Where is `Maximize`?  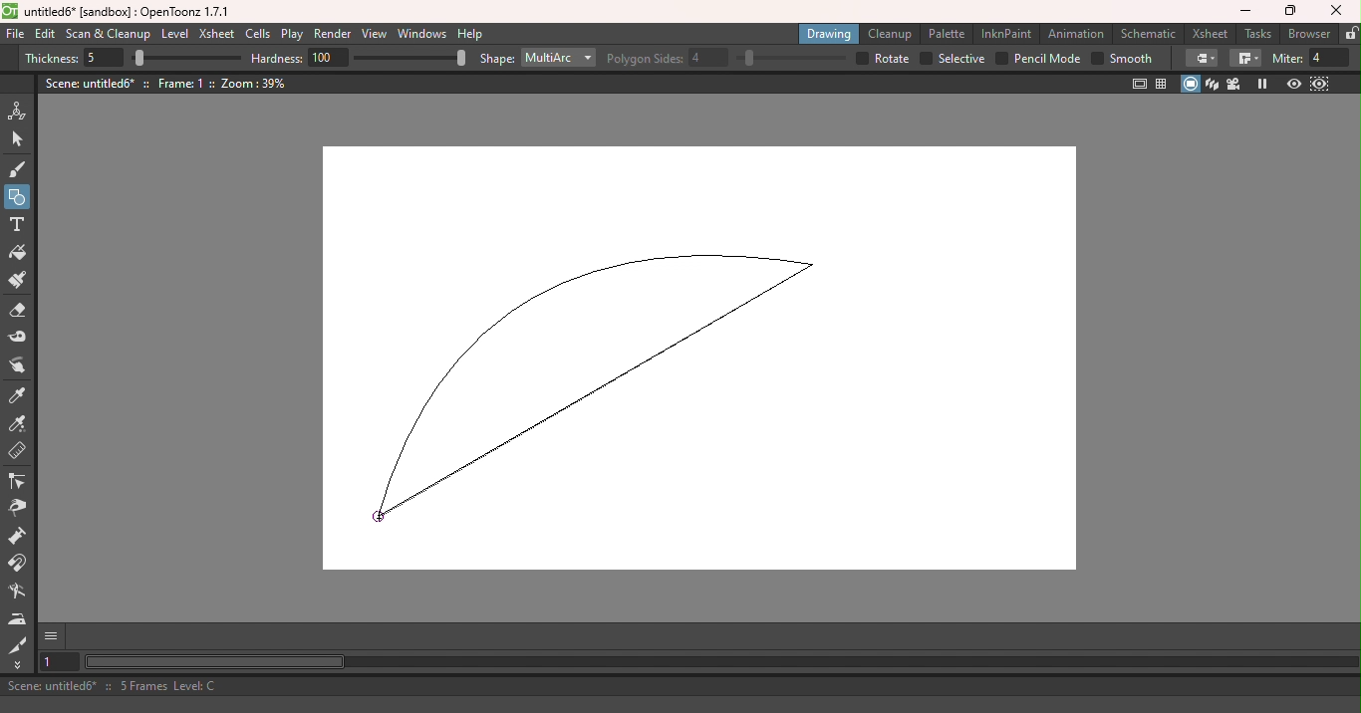
Maximize is located at coordinates (1287, 13).